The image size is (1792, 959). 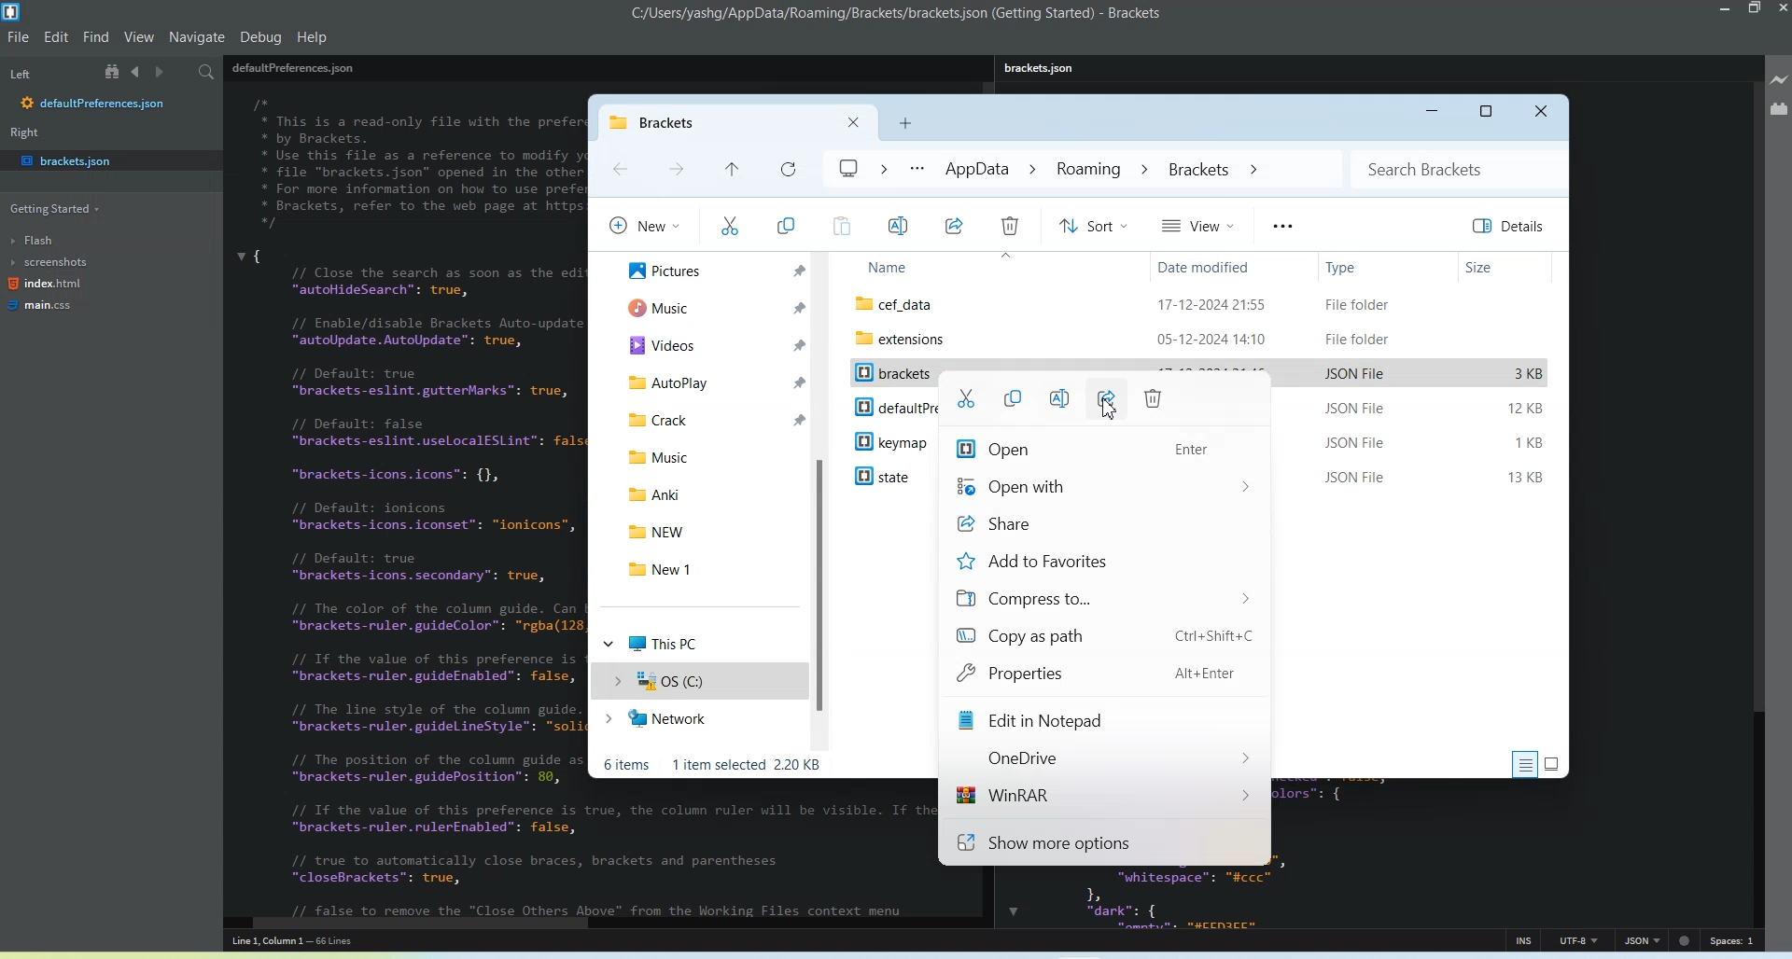 I want to click on defaultPreferences.json, so click(x=293, y=67).